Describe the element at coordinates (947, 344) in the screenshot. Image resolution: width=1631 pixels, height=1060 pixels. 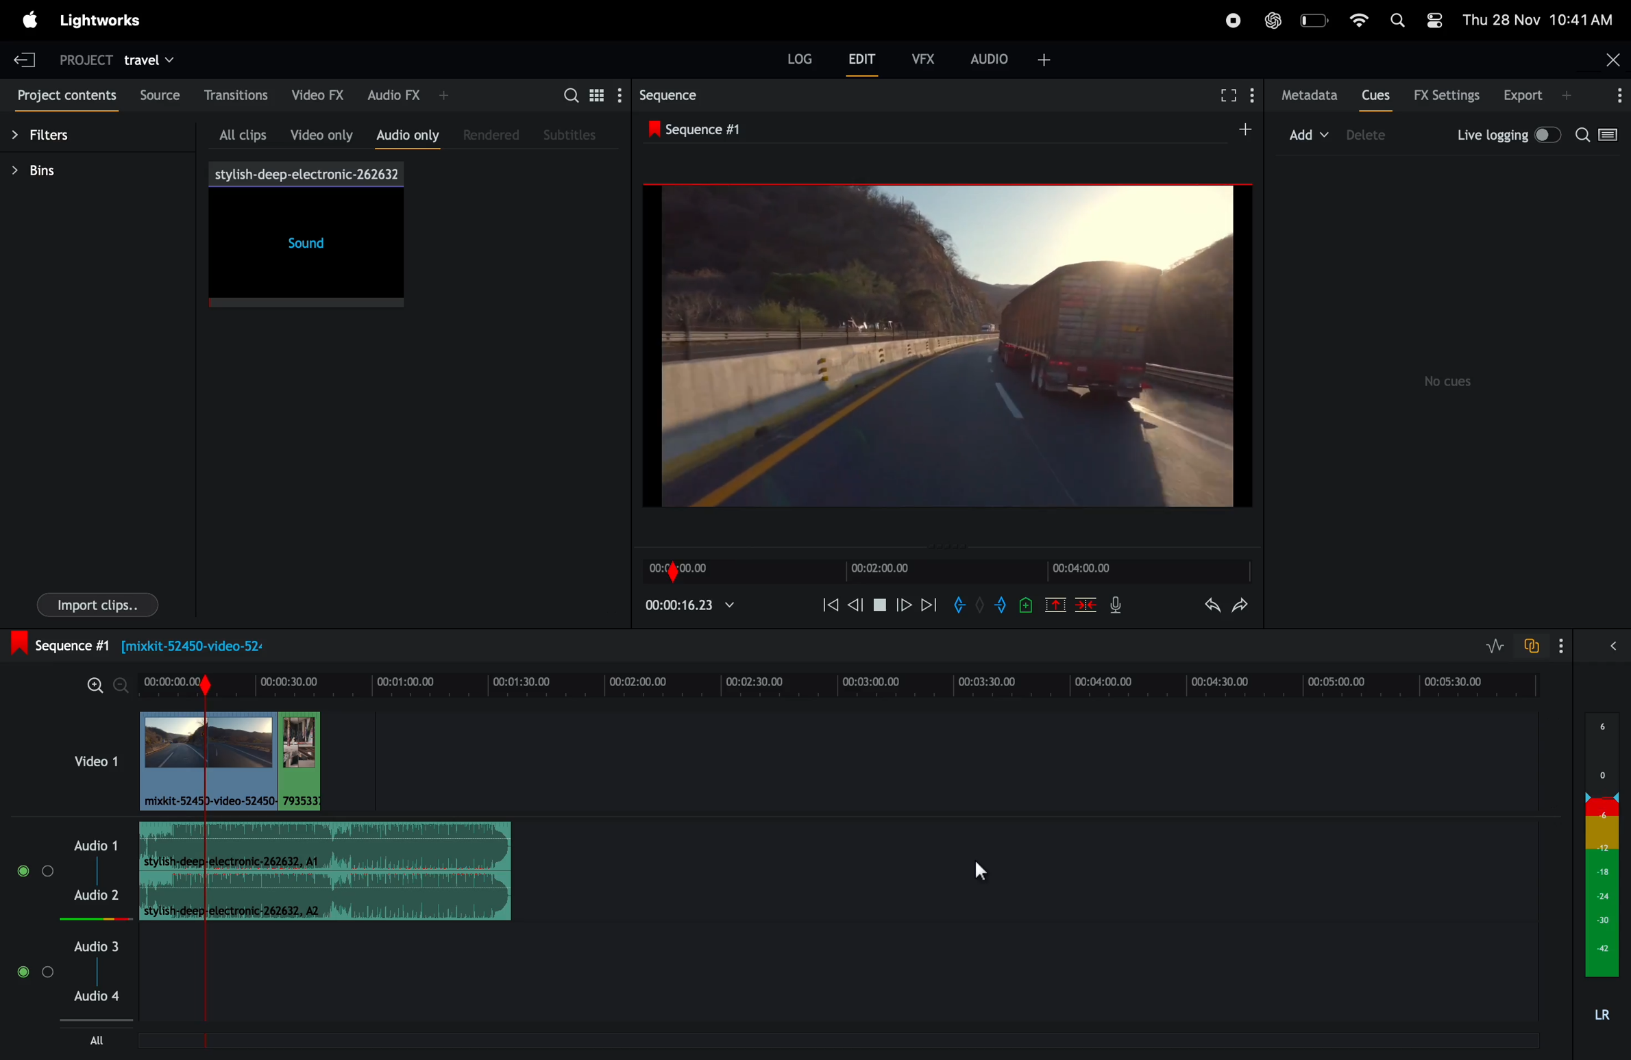
I see `output screen` at that location.